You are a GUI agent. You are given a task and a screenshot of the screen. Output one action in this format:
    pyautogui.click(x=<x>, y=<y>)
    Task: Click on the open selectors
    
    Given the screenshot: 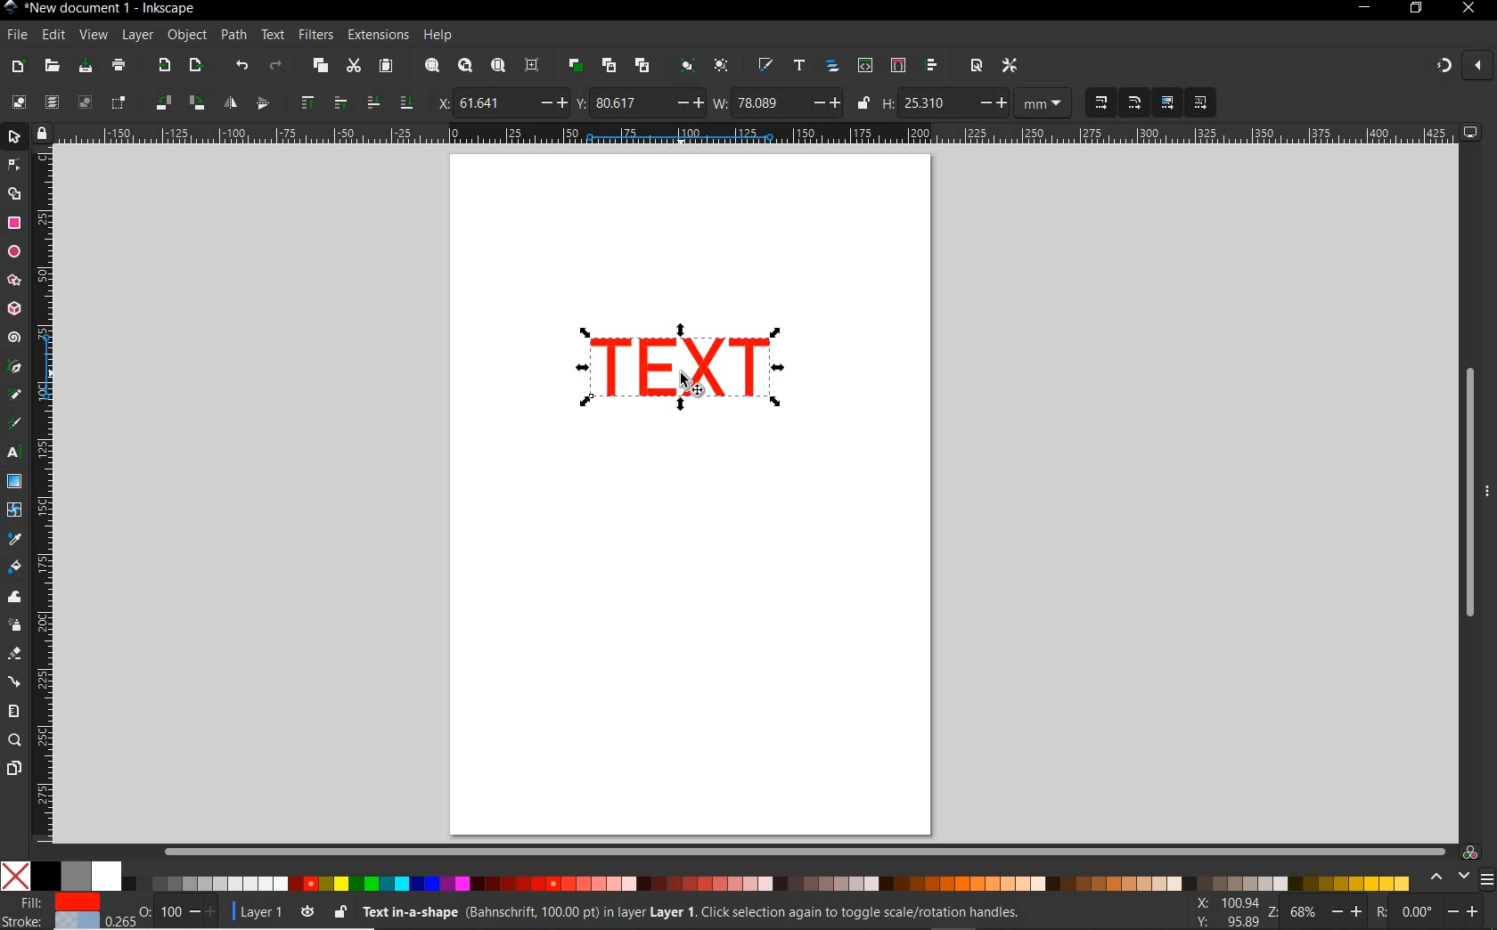 What is the action you would take?
    pyautogui.click(x=897, y=66)
    